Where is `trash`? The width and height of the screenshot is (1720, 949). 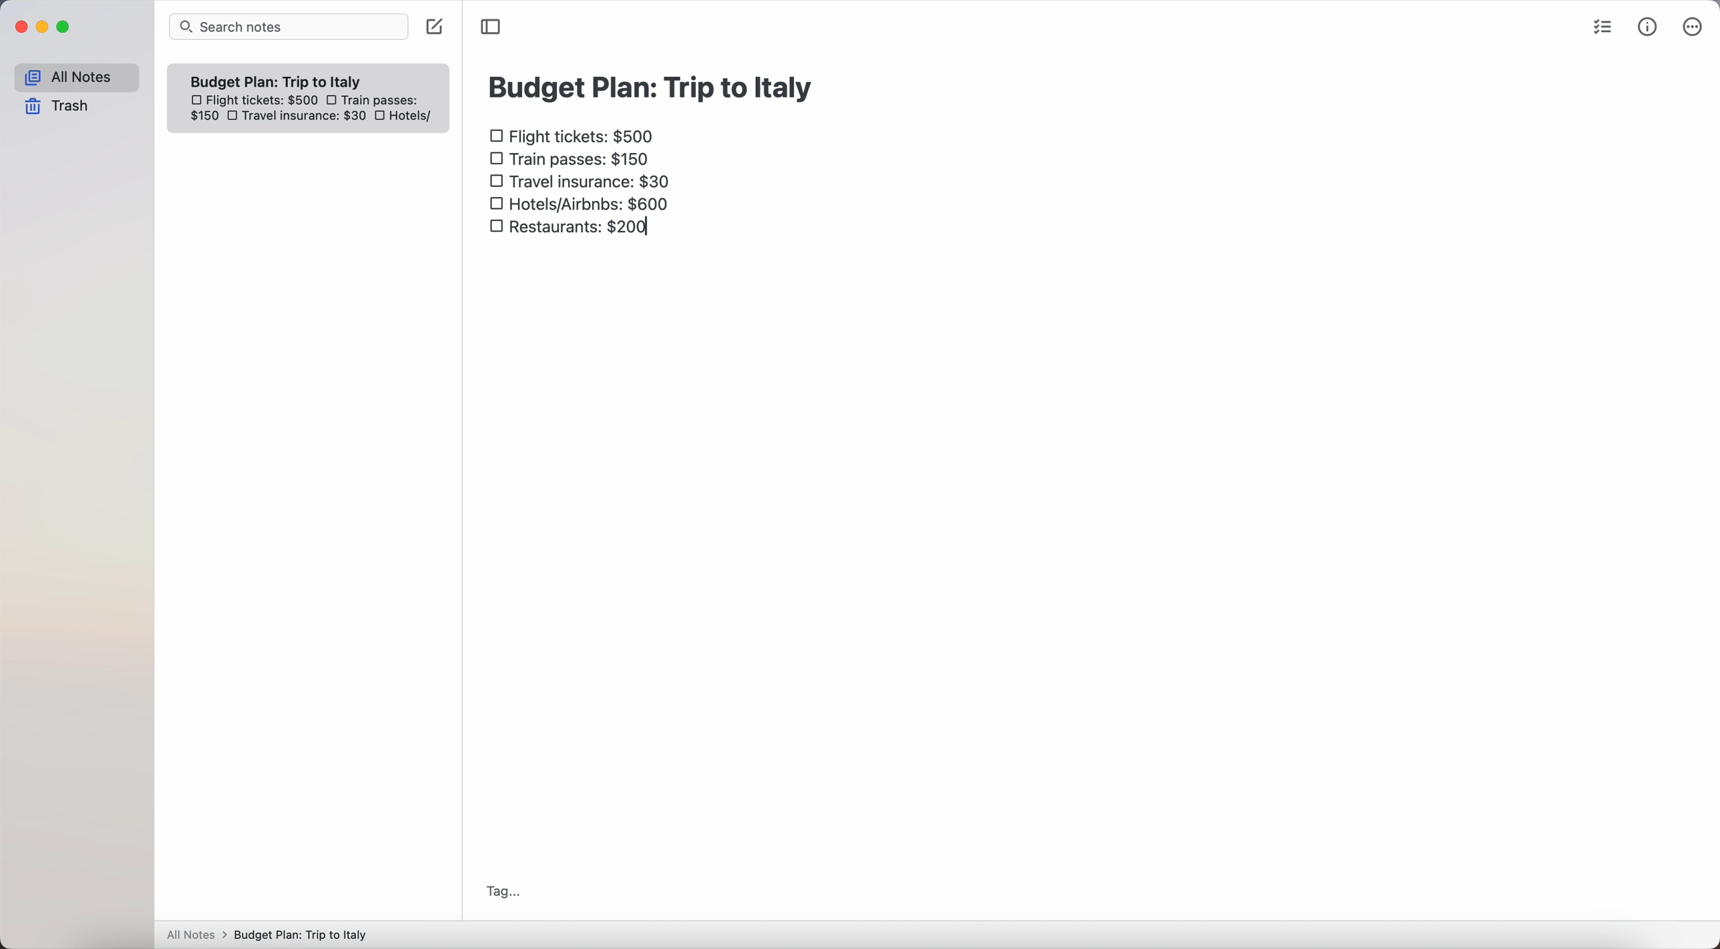
trash is located at coordinates (57, 106).